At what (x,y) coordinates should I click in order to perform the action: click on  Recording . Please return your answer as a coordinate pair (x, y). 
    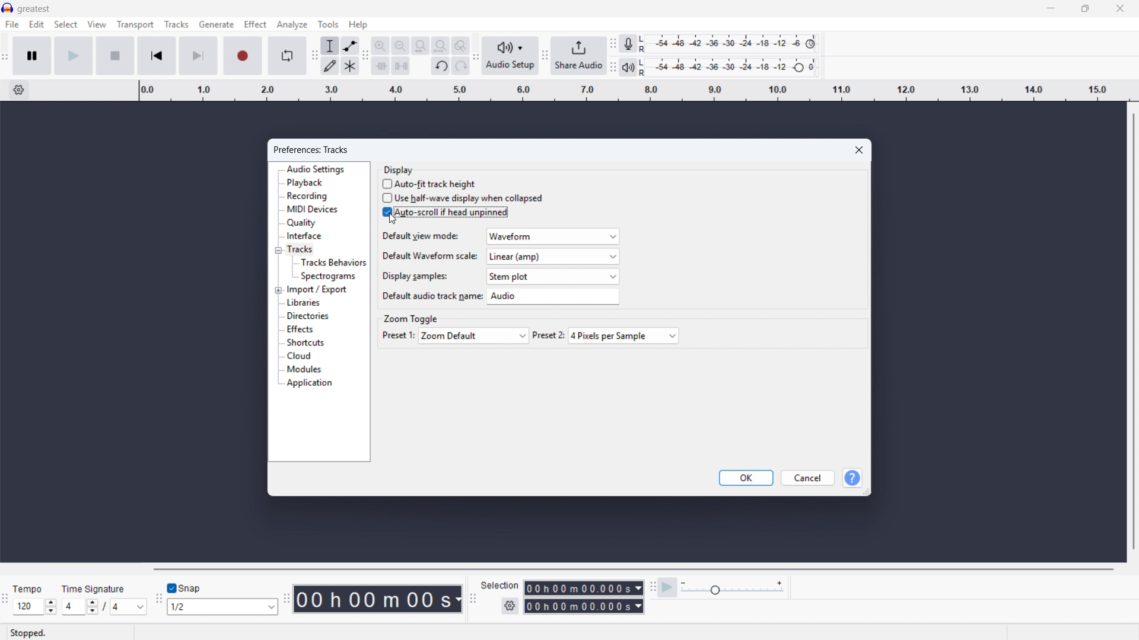
    Looking at the image, I should click on (307, 196).